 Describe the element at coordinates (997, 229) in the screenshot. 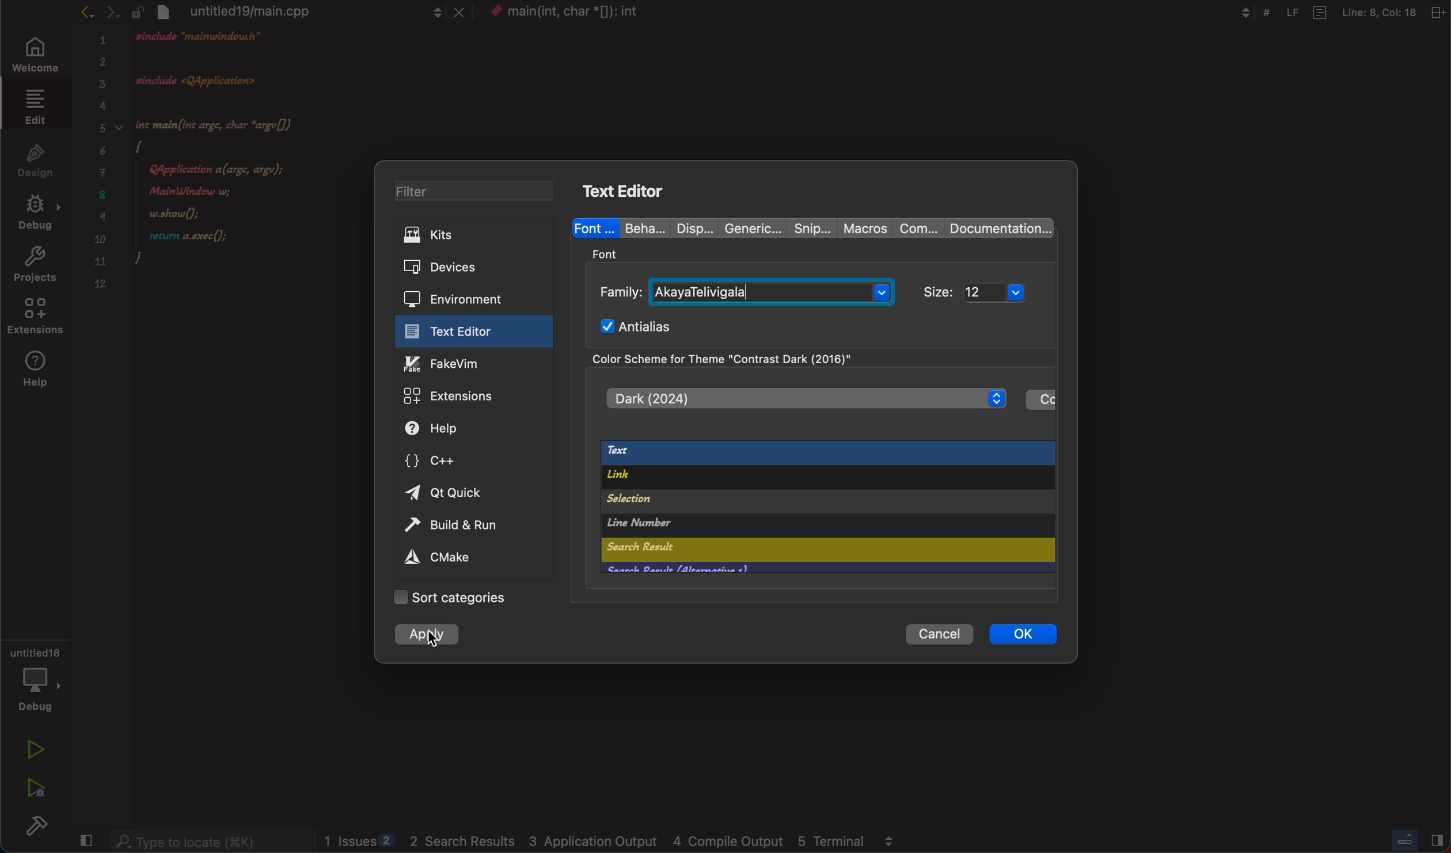

I see `documentation` at that location.